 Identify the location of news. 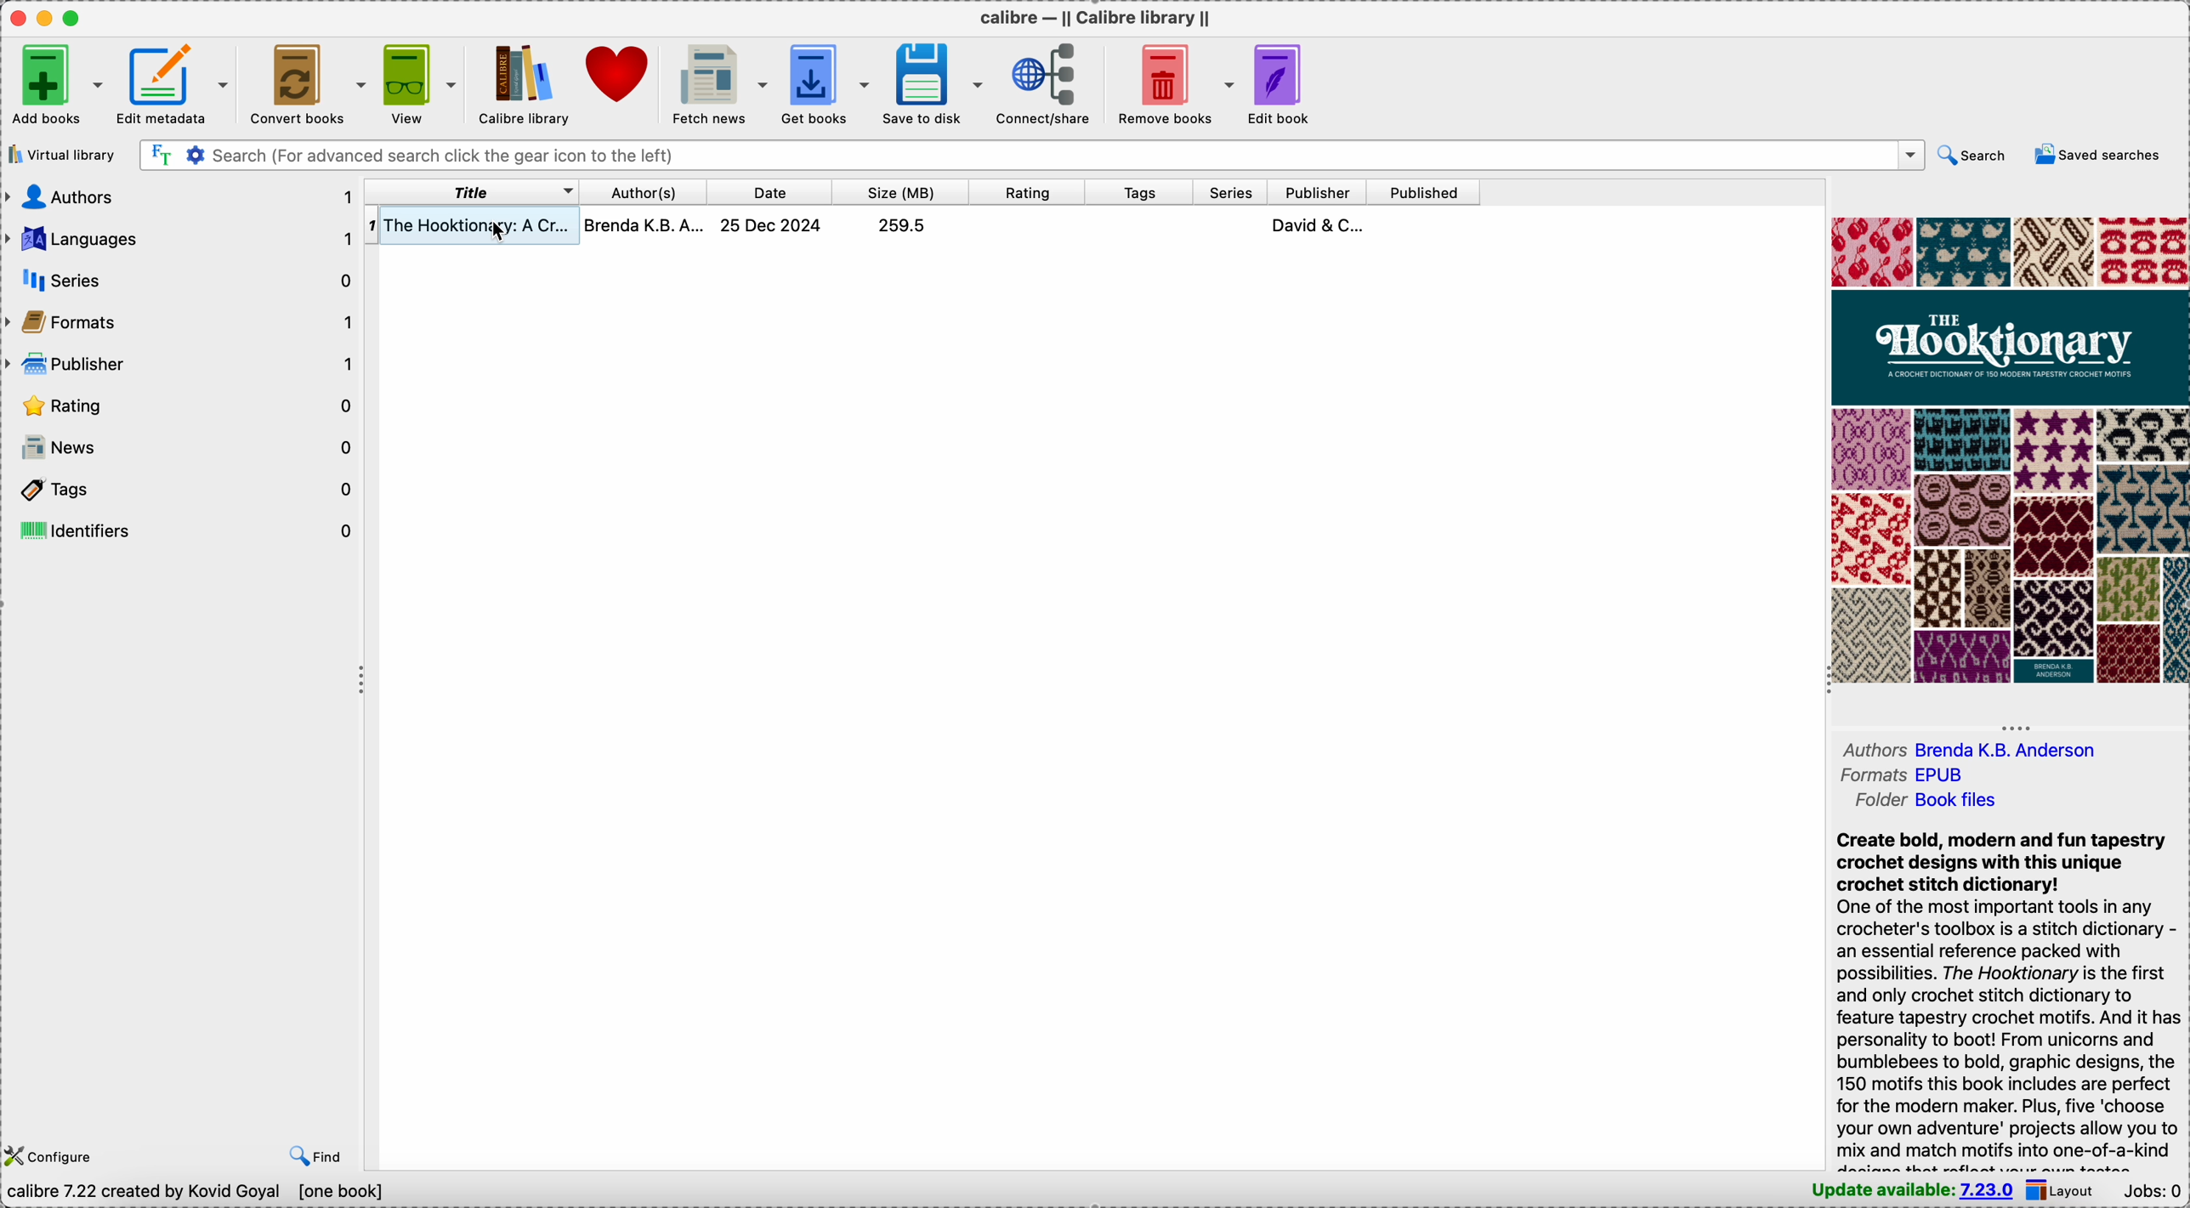
(182, 448).